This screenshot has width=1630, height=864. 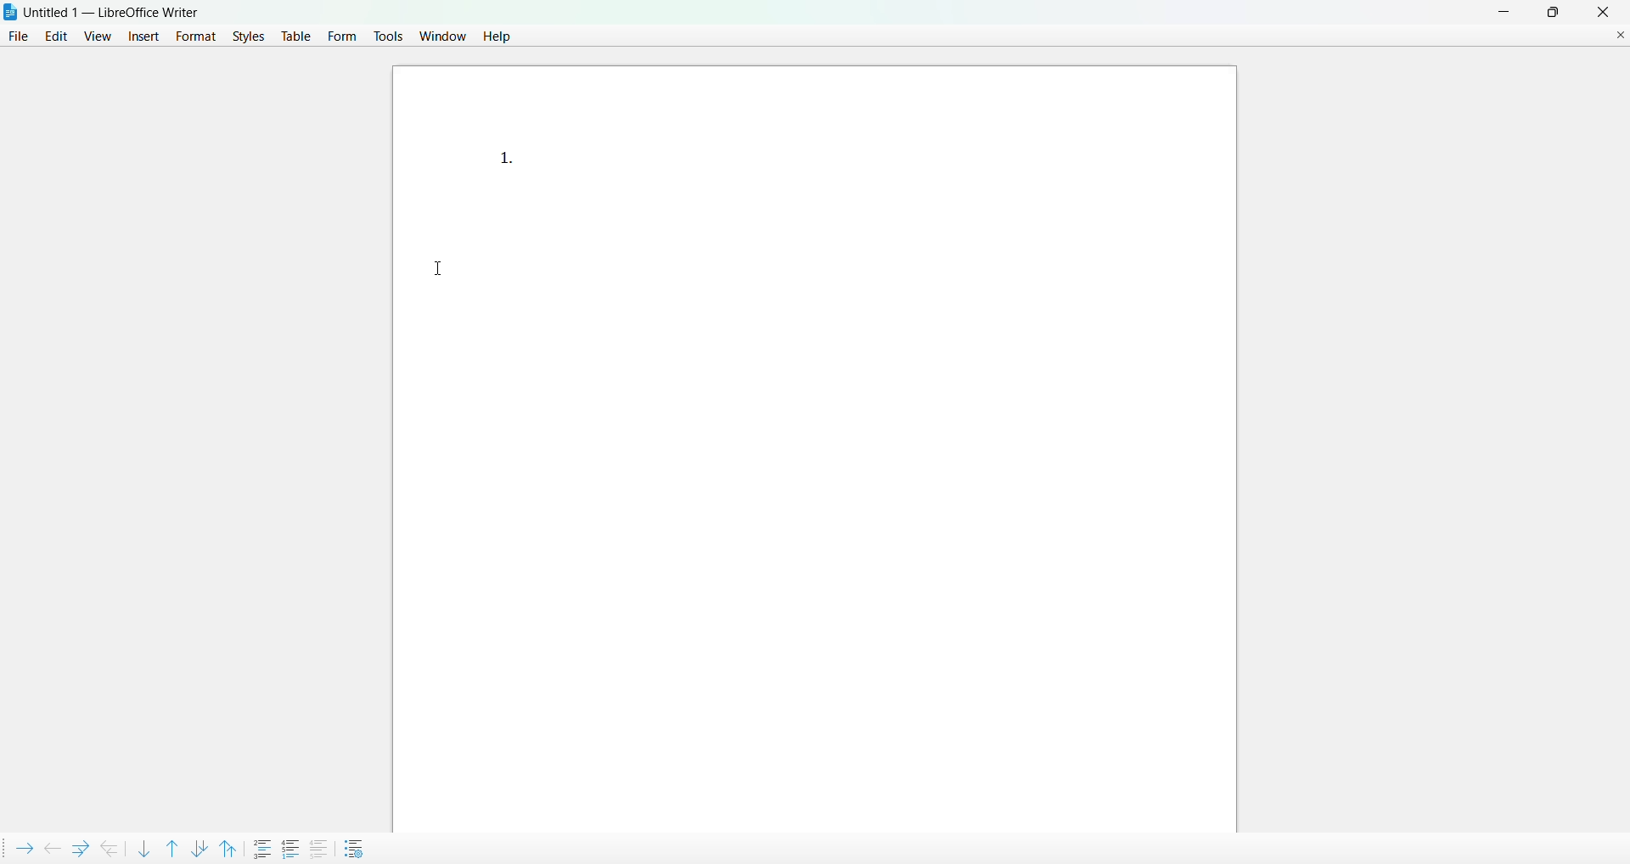 What do you see at coordinates (292, 846) in the screenshot?
I see `restart numbering` at bounding box center [292, 846].